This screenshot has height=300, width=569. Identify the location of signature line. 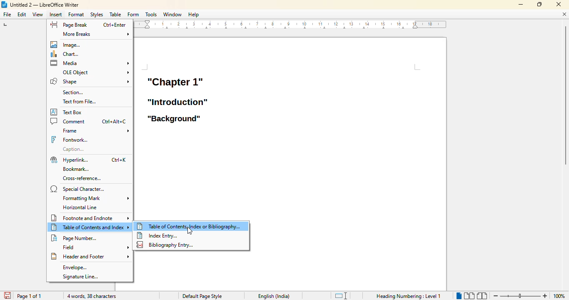
(81, 277).